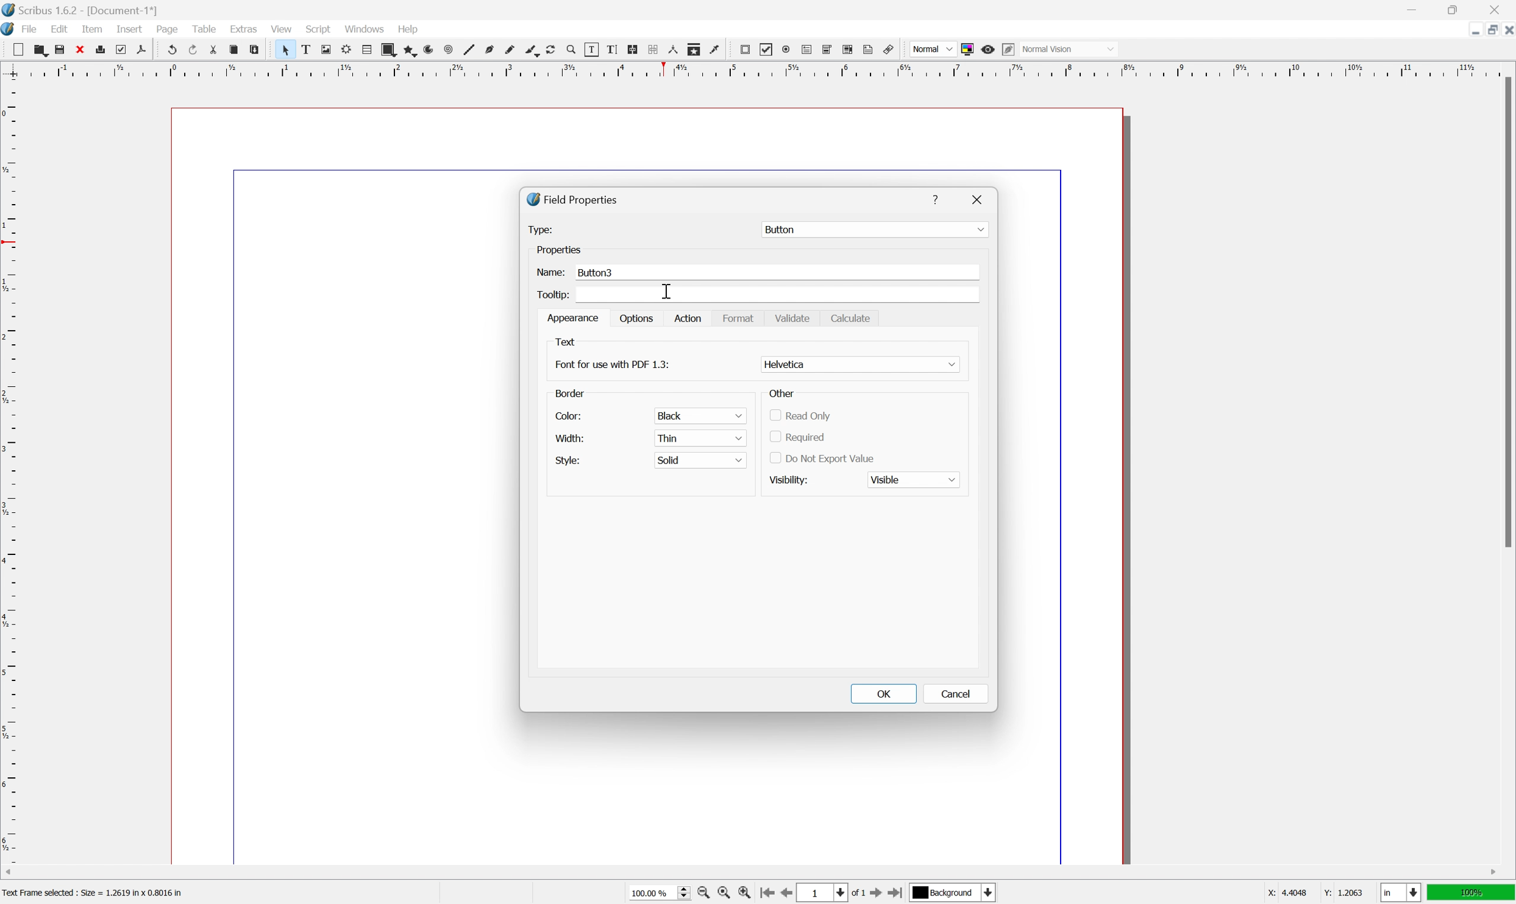  Describe the element at coordinates (700, 461) in the screenshot. I see `solid` at that location.